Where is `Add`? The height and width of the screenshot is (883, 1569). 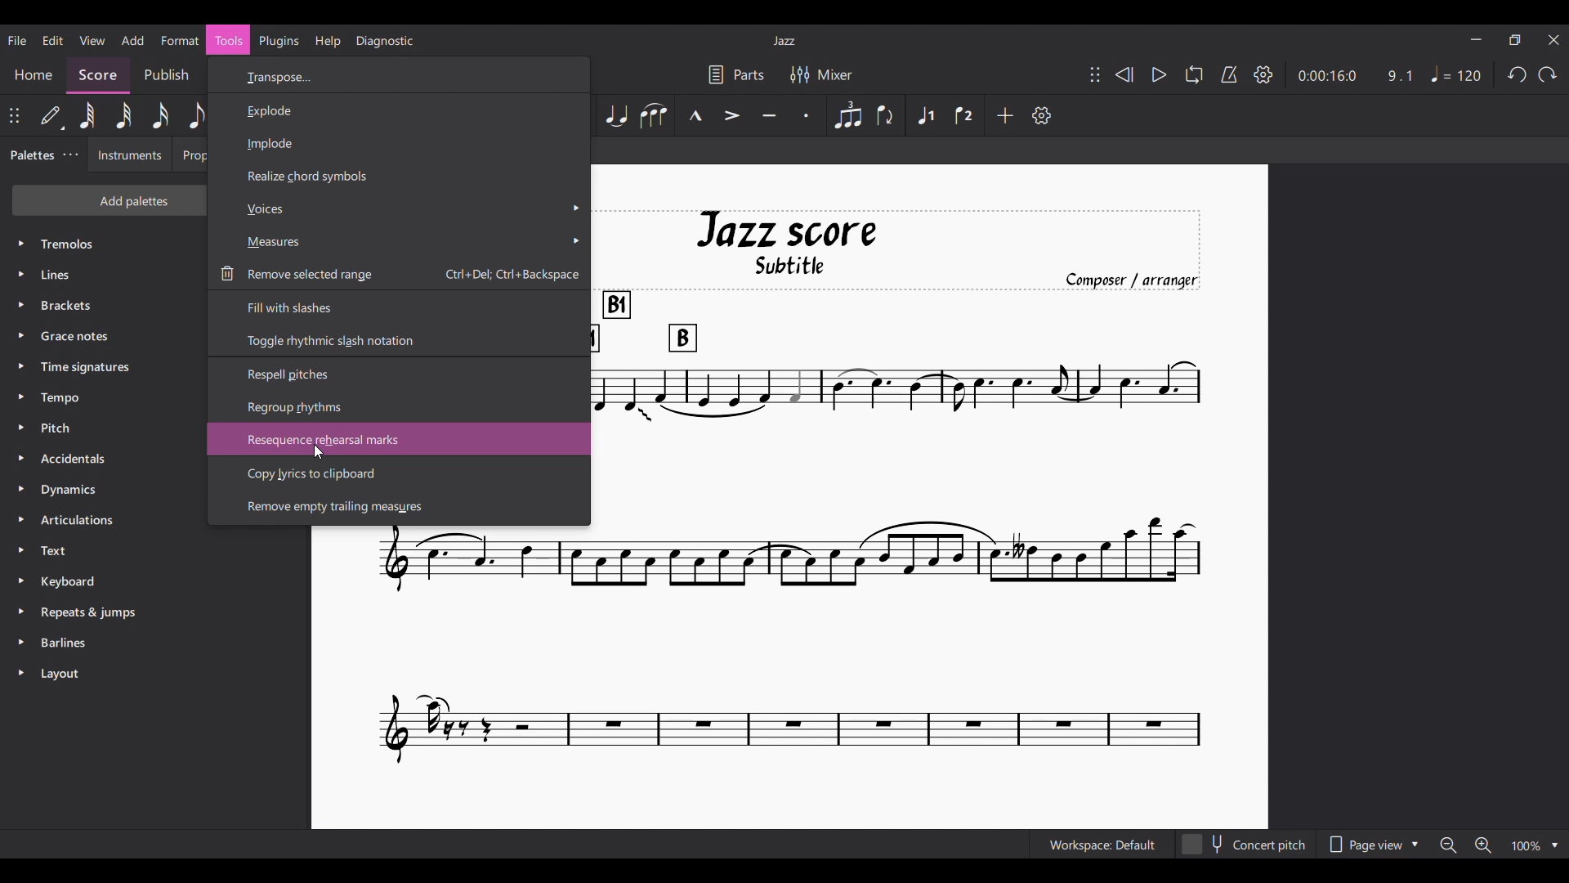
Add is located at coordinates (1006, 115).